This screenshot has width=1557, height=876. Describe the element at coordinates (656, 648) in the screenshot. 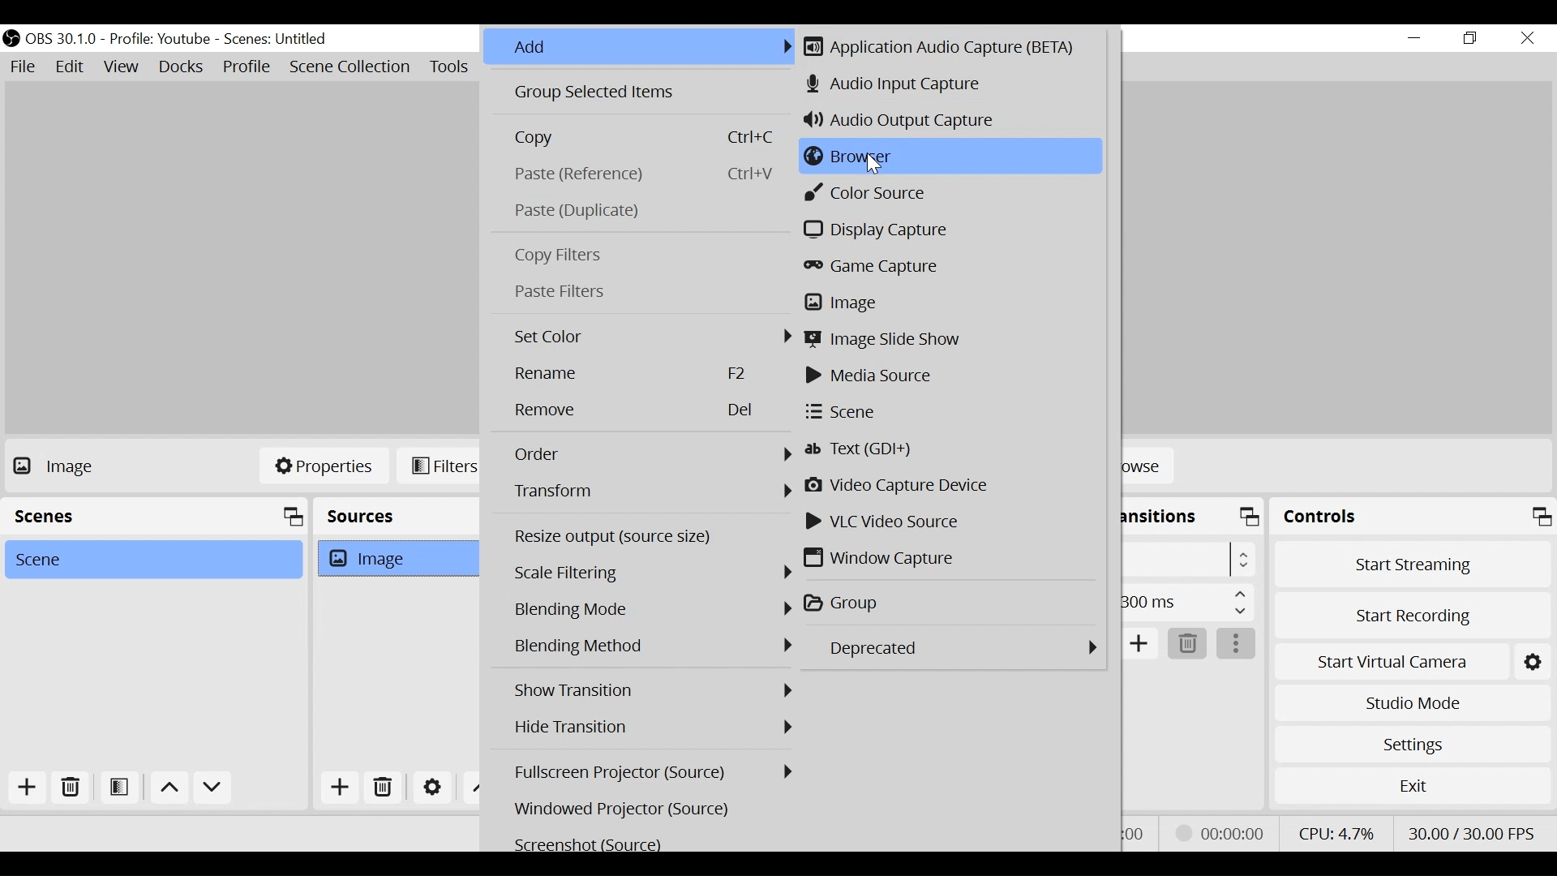

I see `Blending Mode` at that location.